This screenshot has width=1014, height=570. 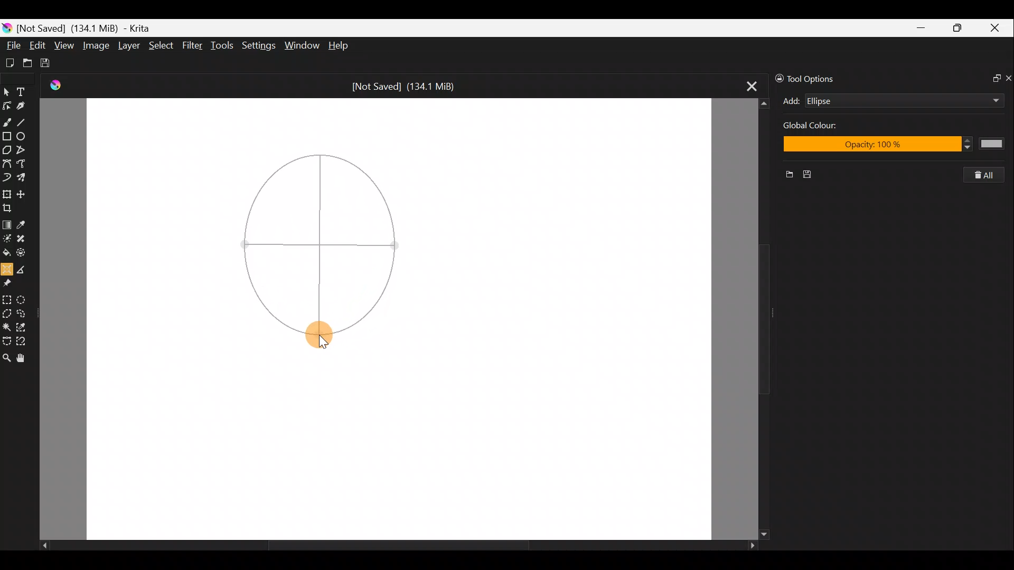 What do you see at coordinates (52, 63) in the screenshot?
I see `Save` at bounding box center [52, 63].